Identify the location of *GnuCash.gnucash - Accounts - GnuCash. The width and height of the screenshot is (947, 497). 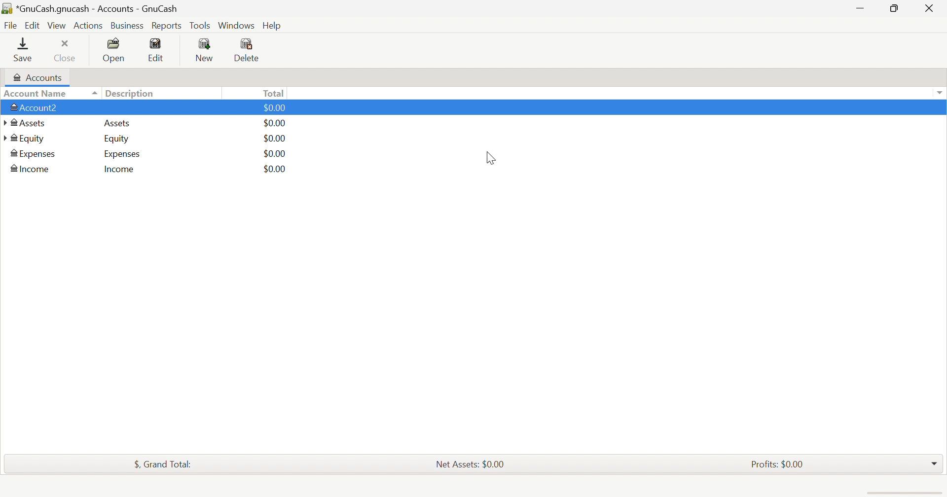
(93, 9).